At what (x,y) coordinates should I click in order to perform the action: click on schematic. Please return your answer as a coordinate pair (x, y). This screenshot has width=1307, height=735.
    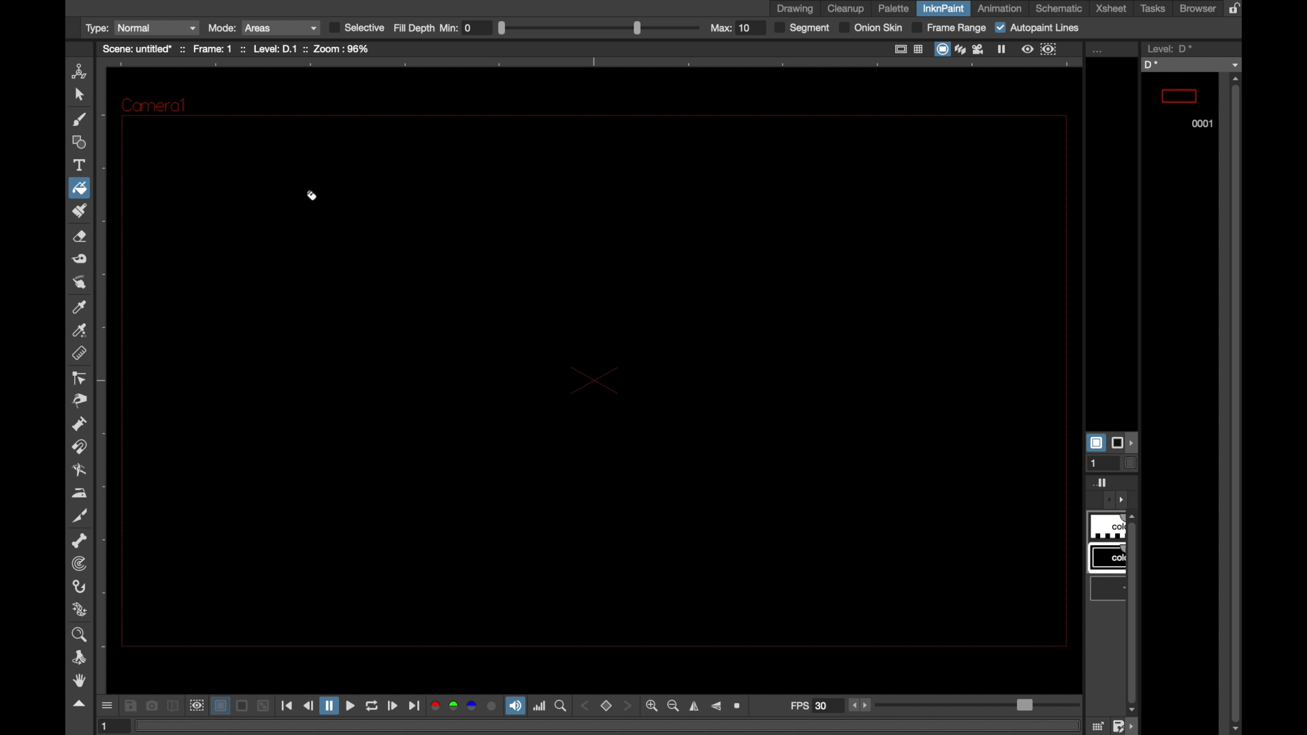
    Looking at the image, I should click on (1059, 9).